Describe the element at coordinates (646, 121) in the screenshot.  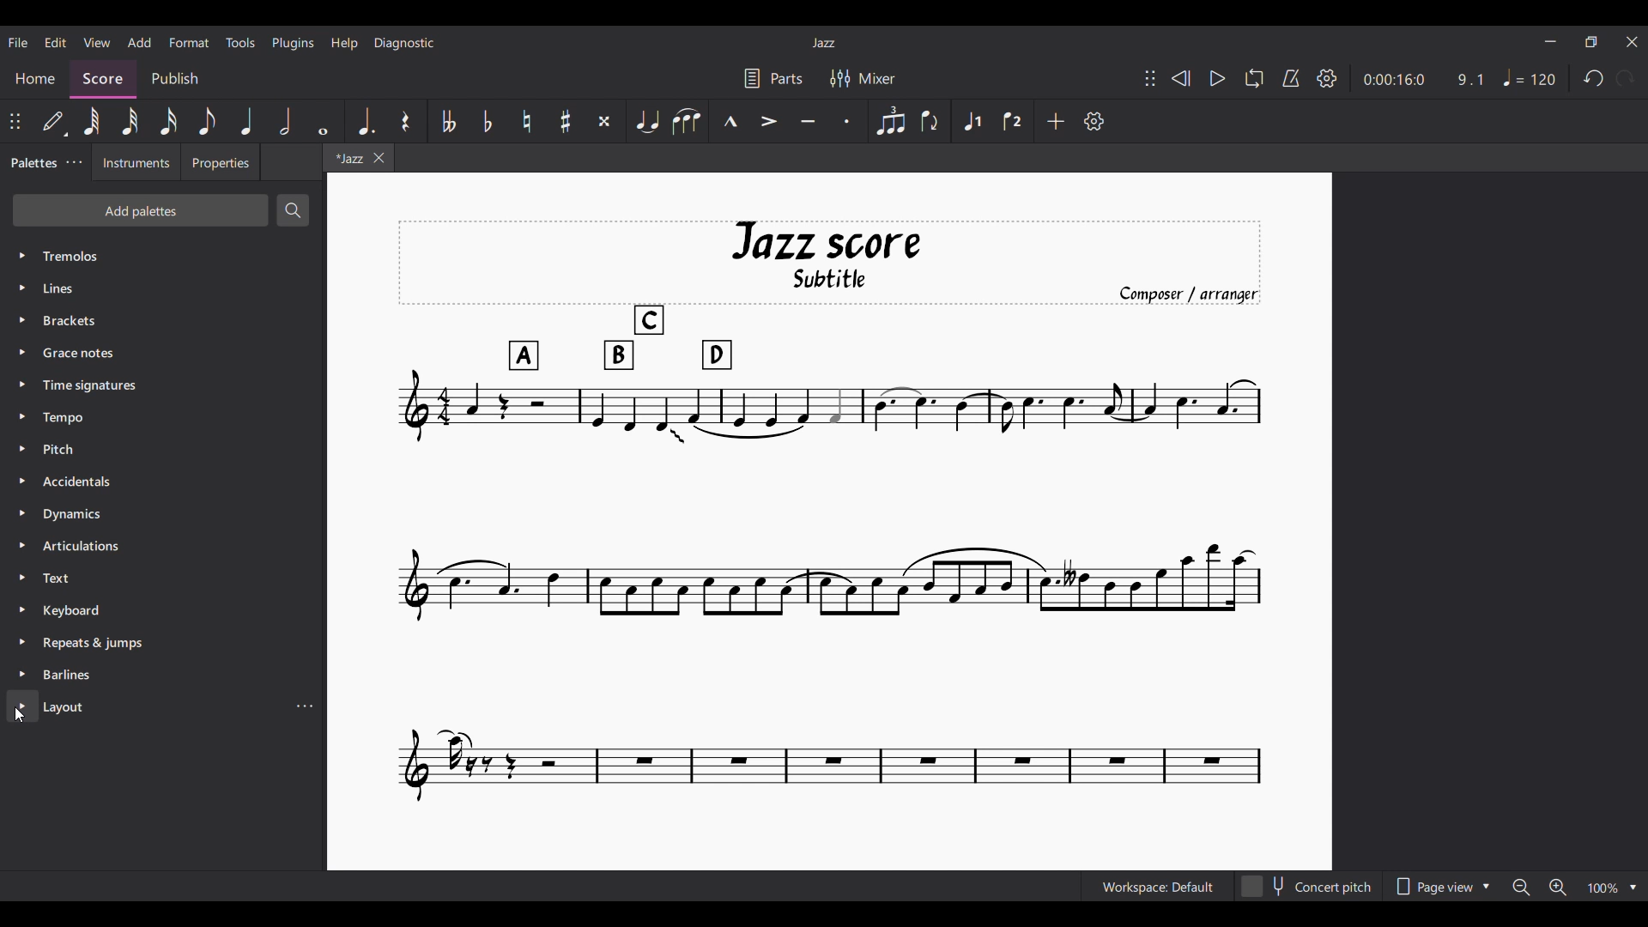
I see `Tie` at that location.